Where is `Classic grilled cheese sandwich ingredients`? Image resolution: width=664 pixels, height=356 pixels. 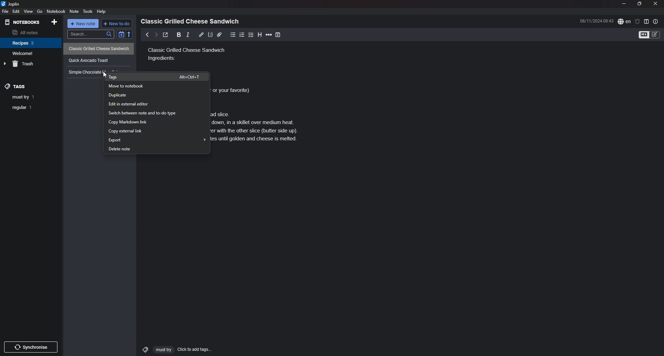
Classic grilled cheese sandwich ingredients is located at coordinates (230, 55).